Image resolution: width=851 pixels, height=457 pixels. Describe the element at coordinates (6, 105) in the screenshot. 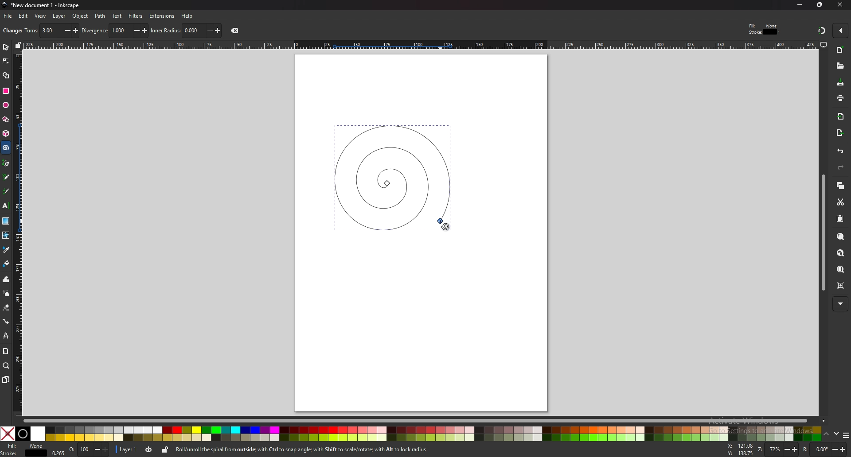

I see `ellipse` at that location.